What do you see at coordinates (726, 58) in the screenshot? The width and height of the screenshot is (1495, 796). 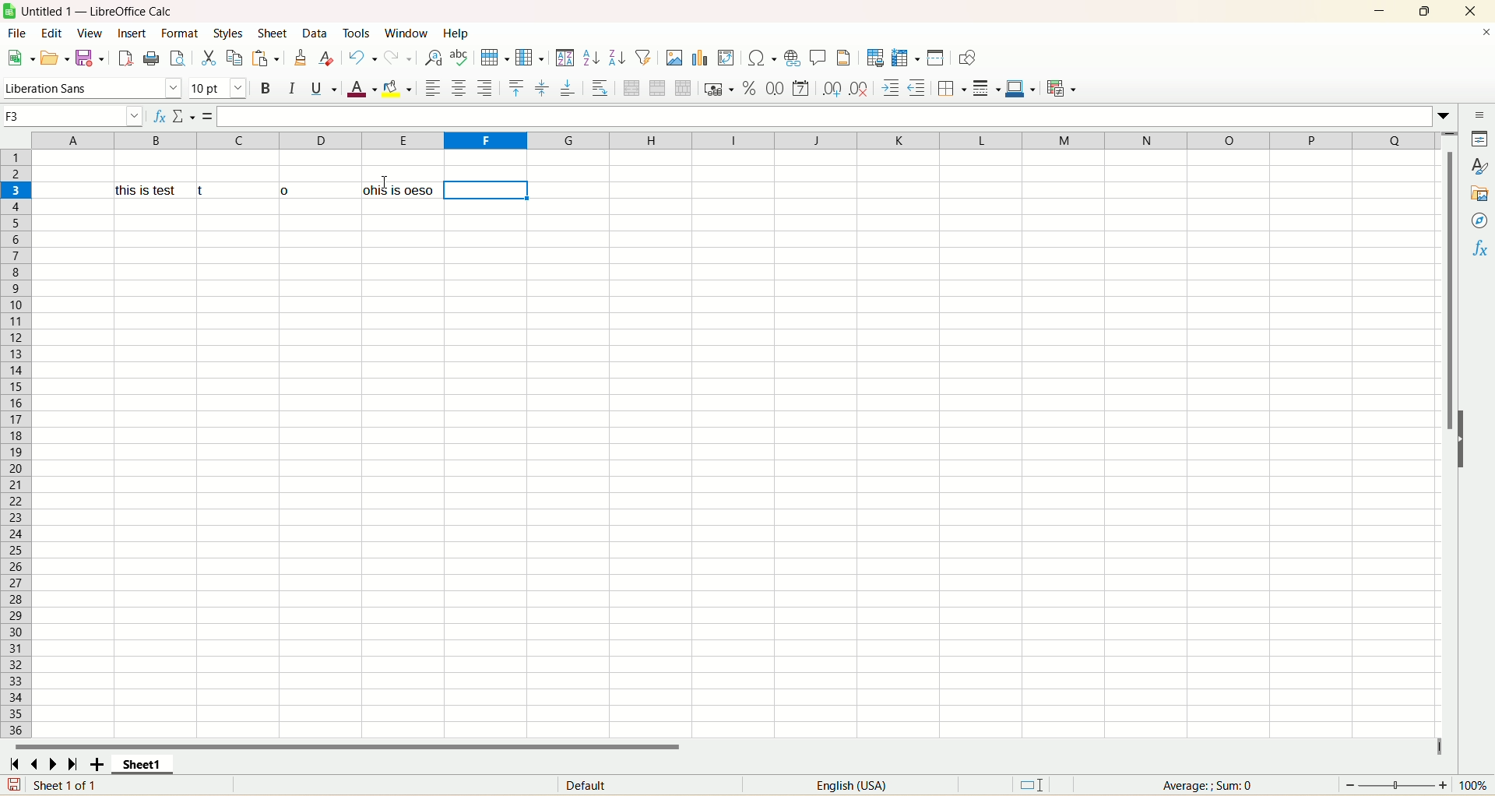 I see `insert pivot table` at bounding box center [726, 58].